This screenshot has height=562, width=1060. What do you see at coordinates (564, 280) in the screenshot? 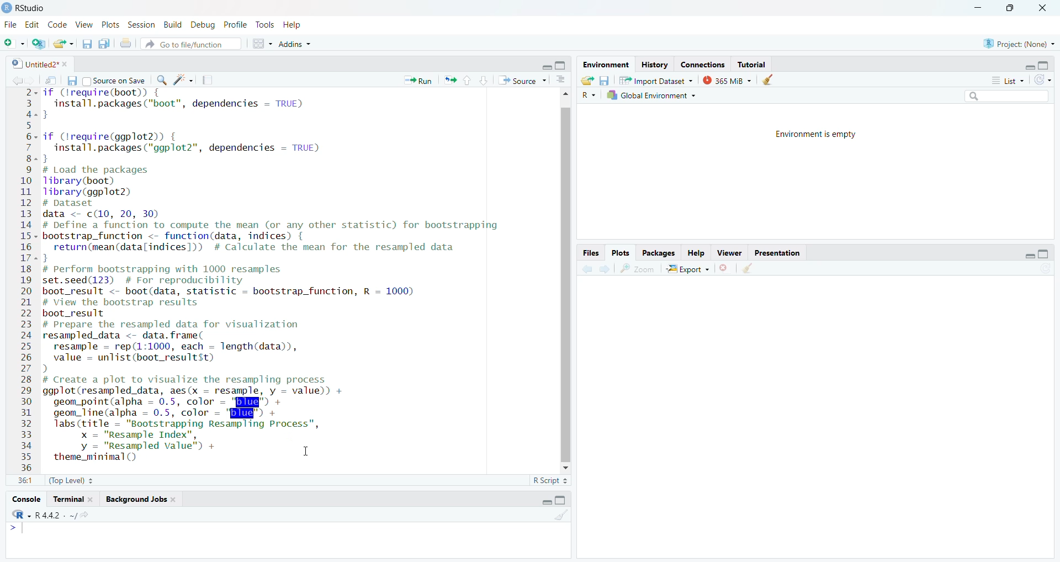
I see `vertical scroll bar` at bounding box center [564, 280].